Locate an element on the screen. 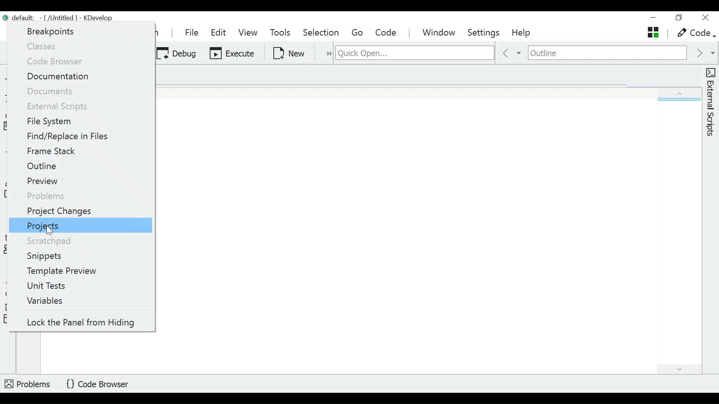 This screenshot has width=719, height=404. Settings is located at coordinates (485, 34).